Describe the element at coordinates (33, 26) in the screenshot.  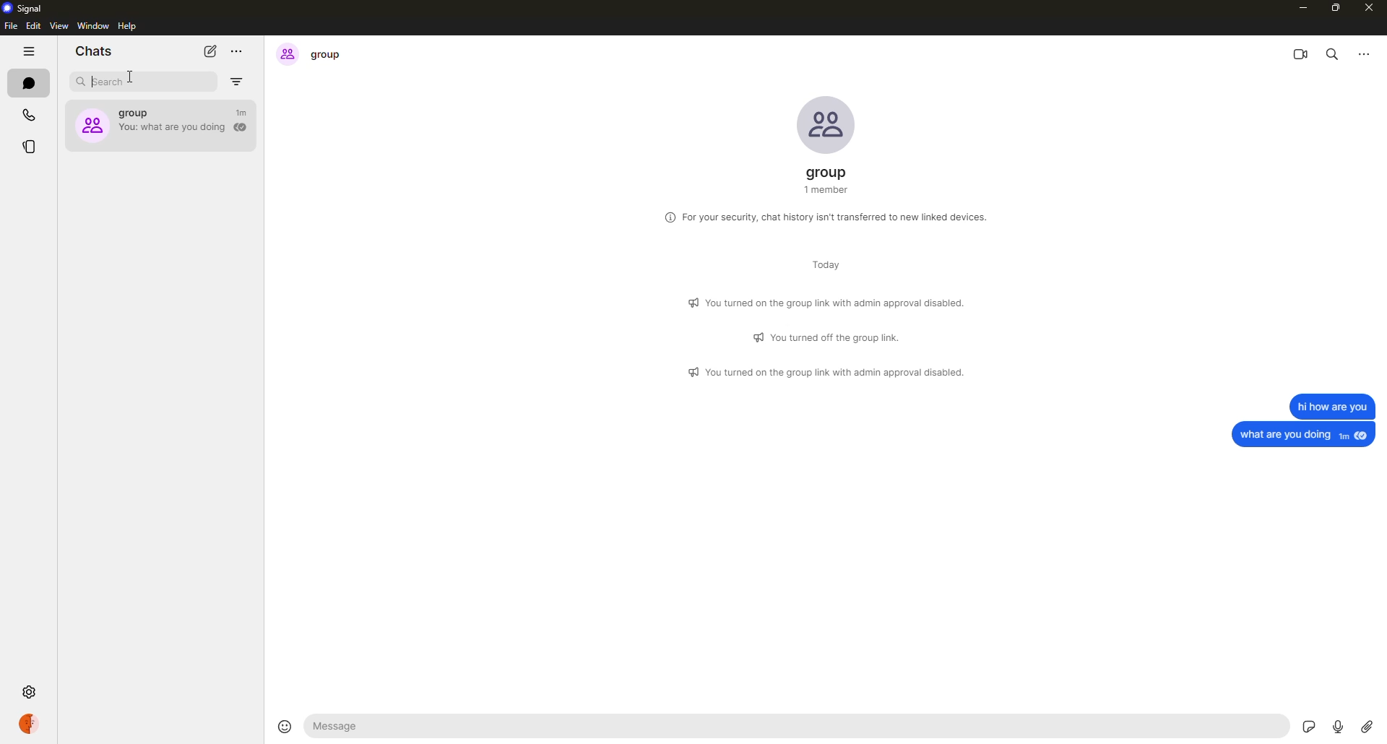
I see `edit` at that location.